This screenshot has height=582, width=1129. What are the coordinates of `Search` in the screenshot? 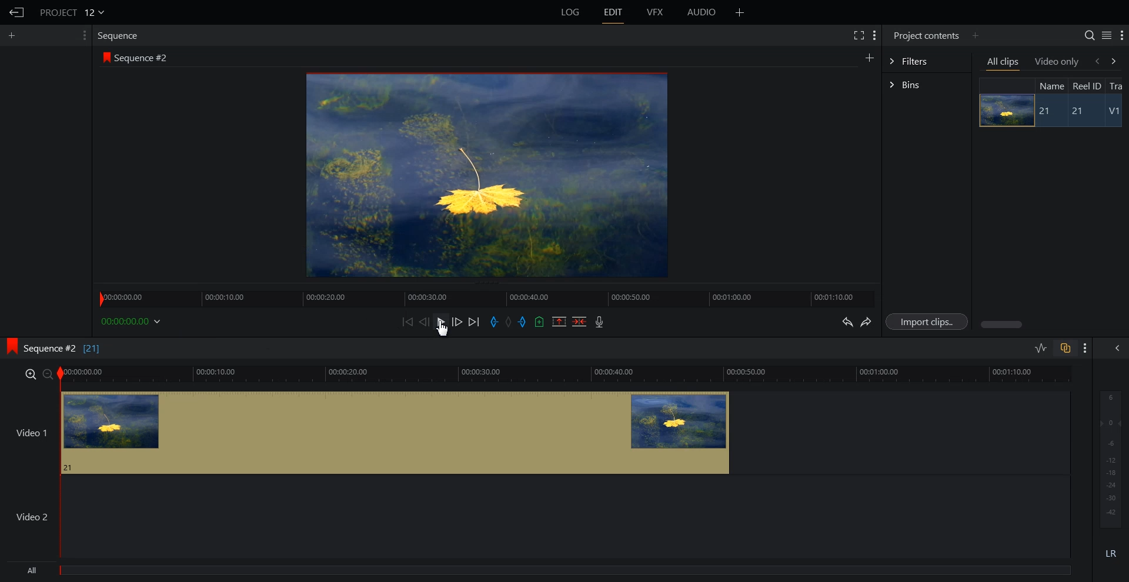 It's located at (1089, 35).